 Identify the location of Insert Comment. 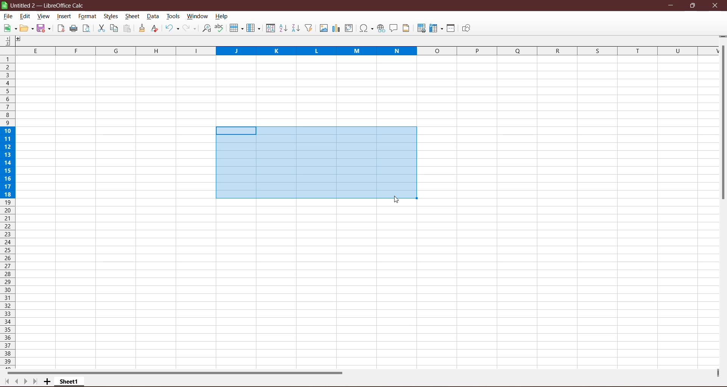
(394, 28).